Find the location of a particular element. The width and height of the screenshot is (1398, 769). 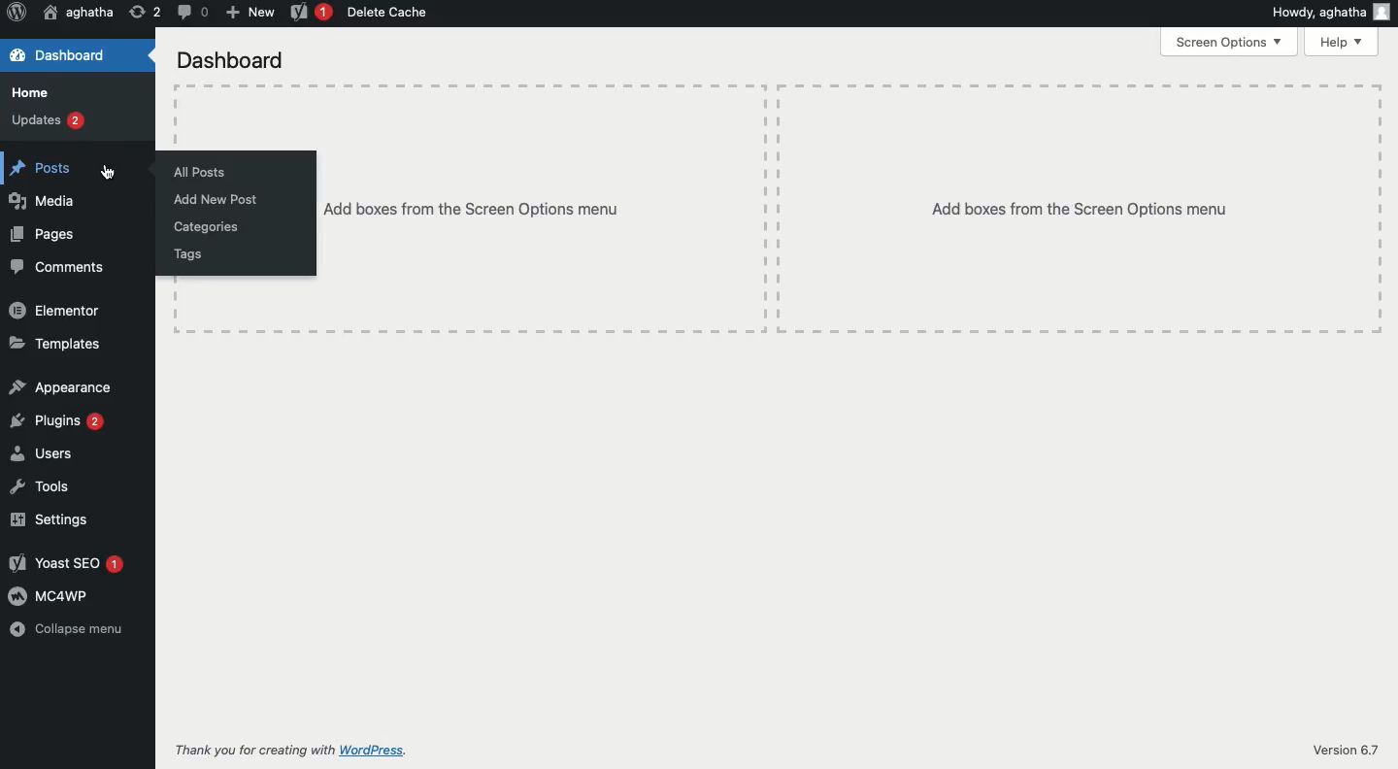

Yoast is located at coordinates (311, 14).